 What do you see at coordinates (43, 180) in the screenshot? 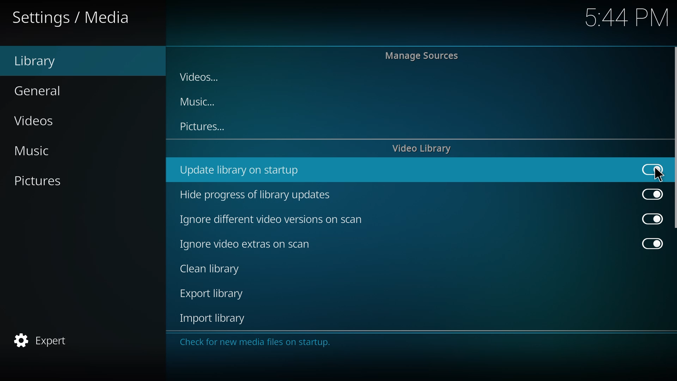
I see `pictures` at bounding box center [43, 180].